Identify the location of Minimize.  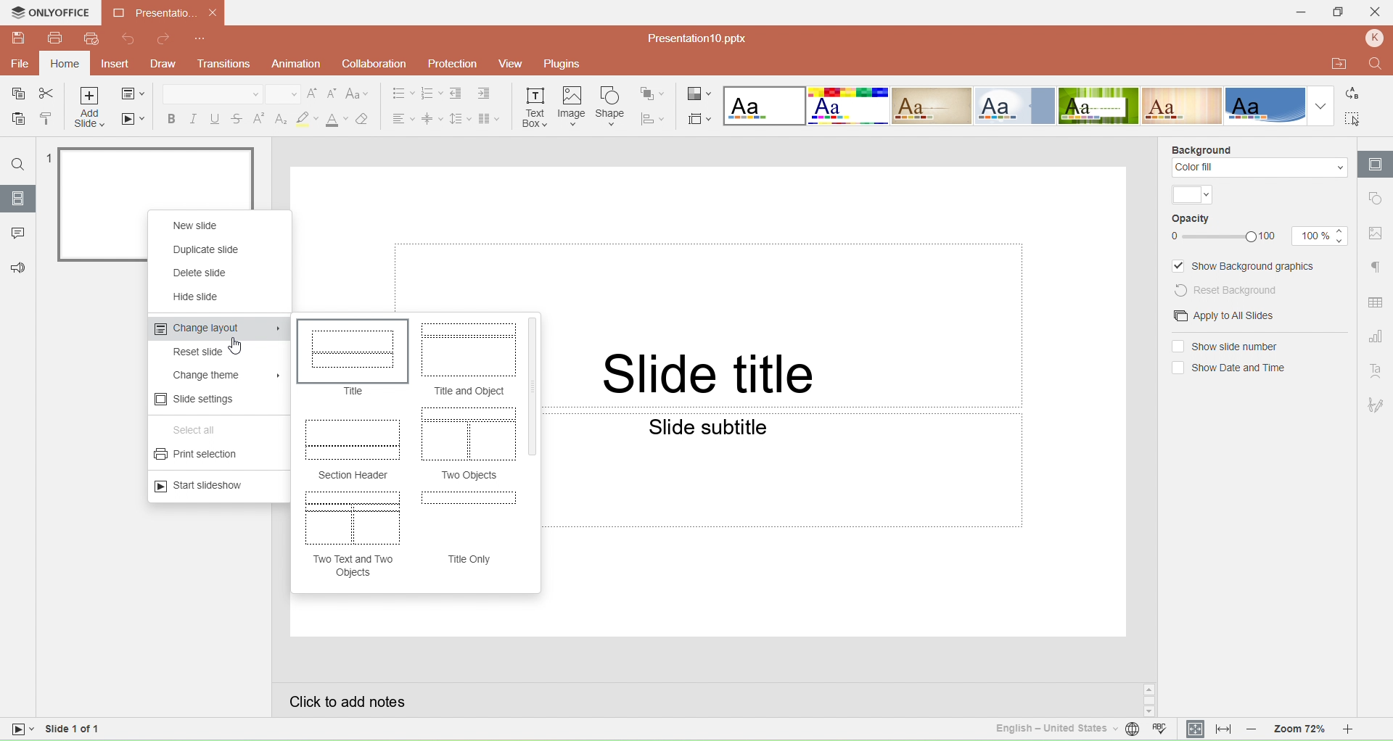
(1297, 12).